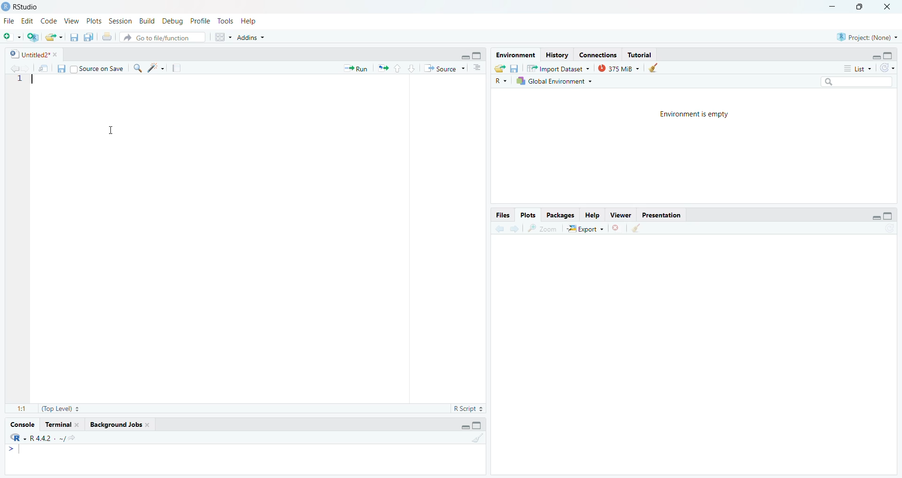 Image resolution: width=902 pixels, height=478 pixels. Describe the element at coordinates (477, 56) in the screenshot. I see `hide console` at that location.